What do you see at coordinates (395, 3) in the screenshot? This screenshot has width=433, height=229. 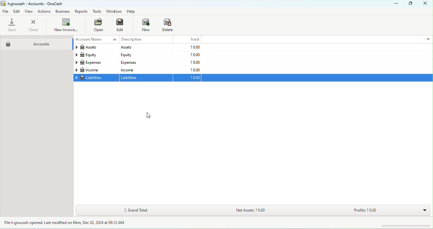 I see `minimize` at bounding box center [395, 3].